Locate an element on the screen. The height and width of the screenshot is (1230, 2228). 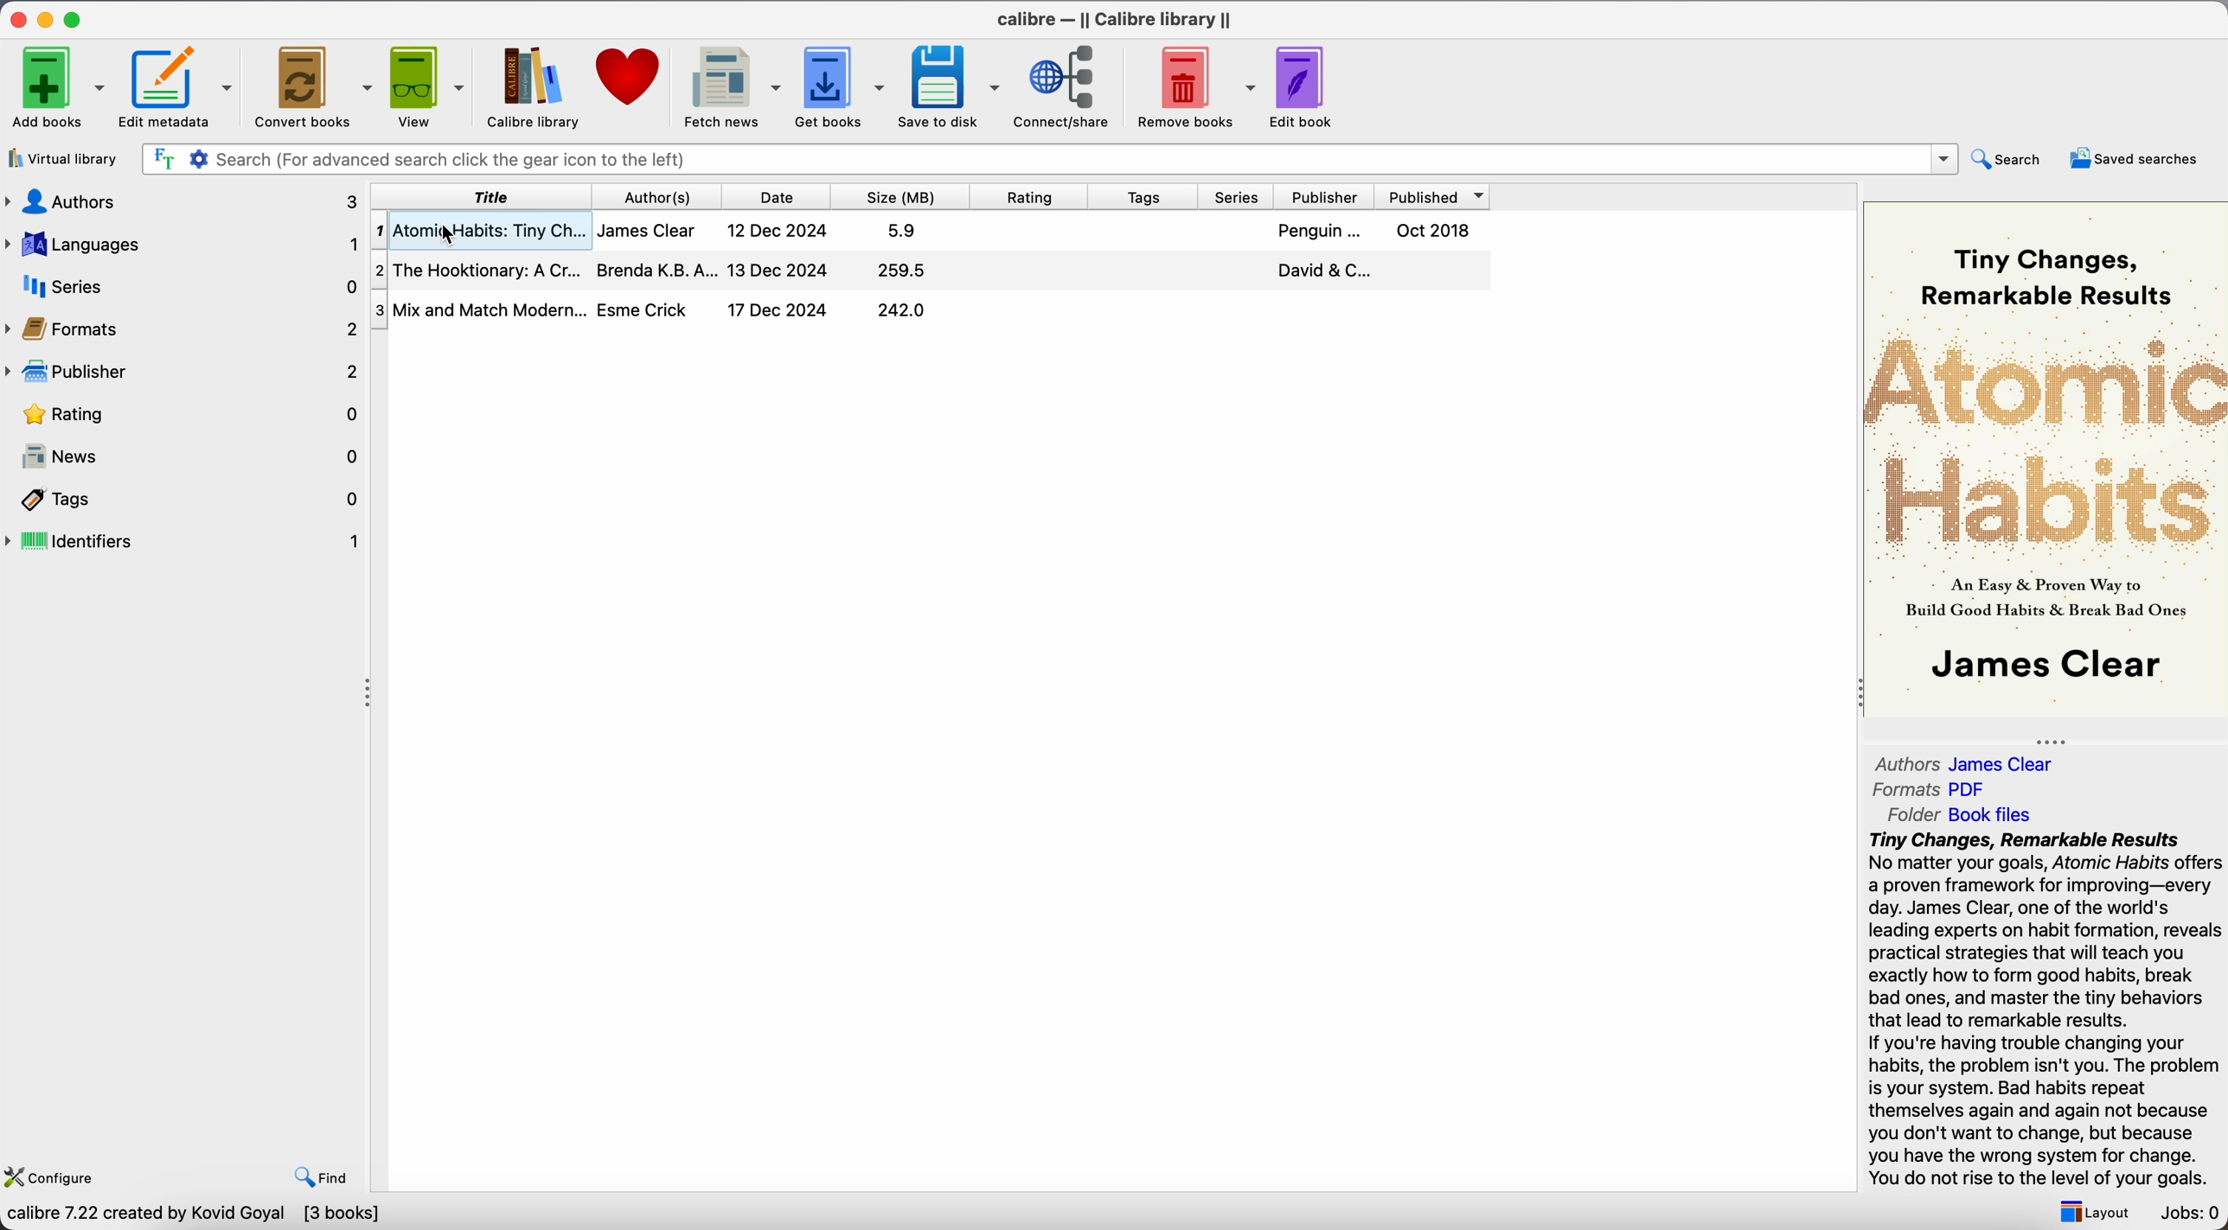
Penguin... is located at coordinates (1318, 231).